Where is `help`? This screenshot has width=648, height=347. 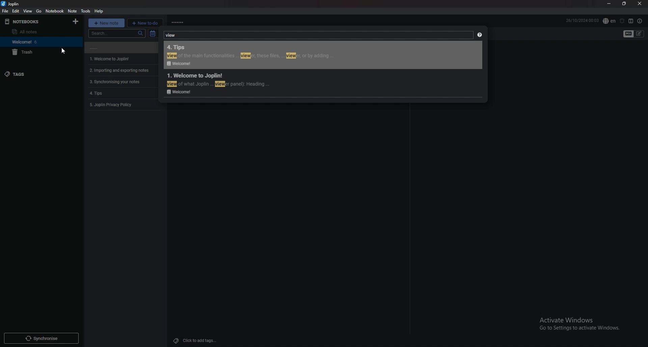
help is located at coordinates (100, 11).